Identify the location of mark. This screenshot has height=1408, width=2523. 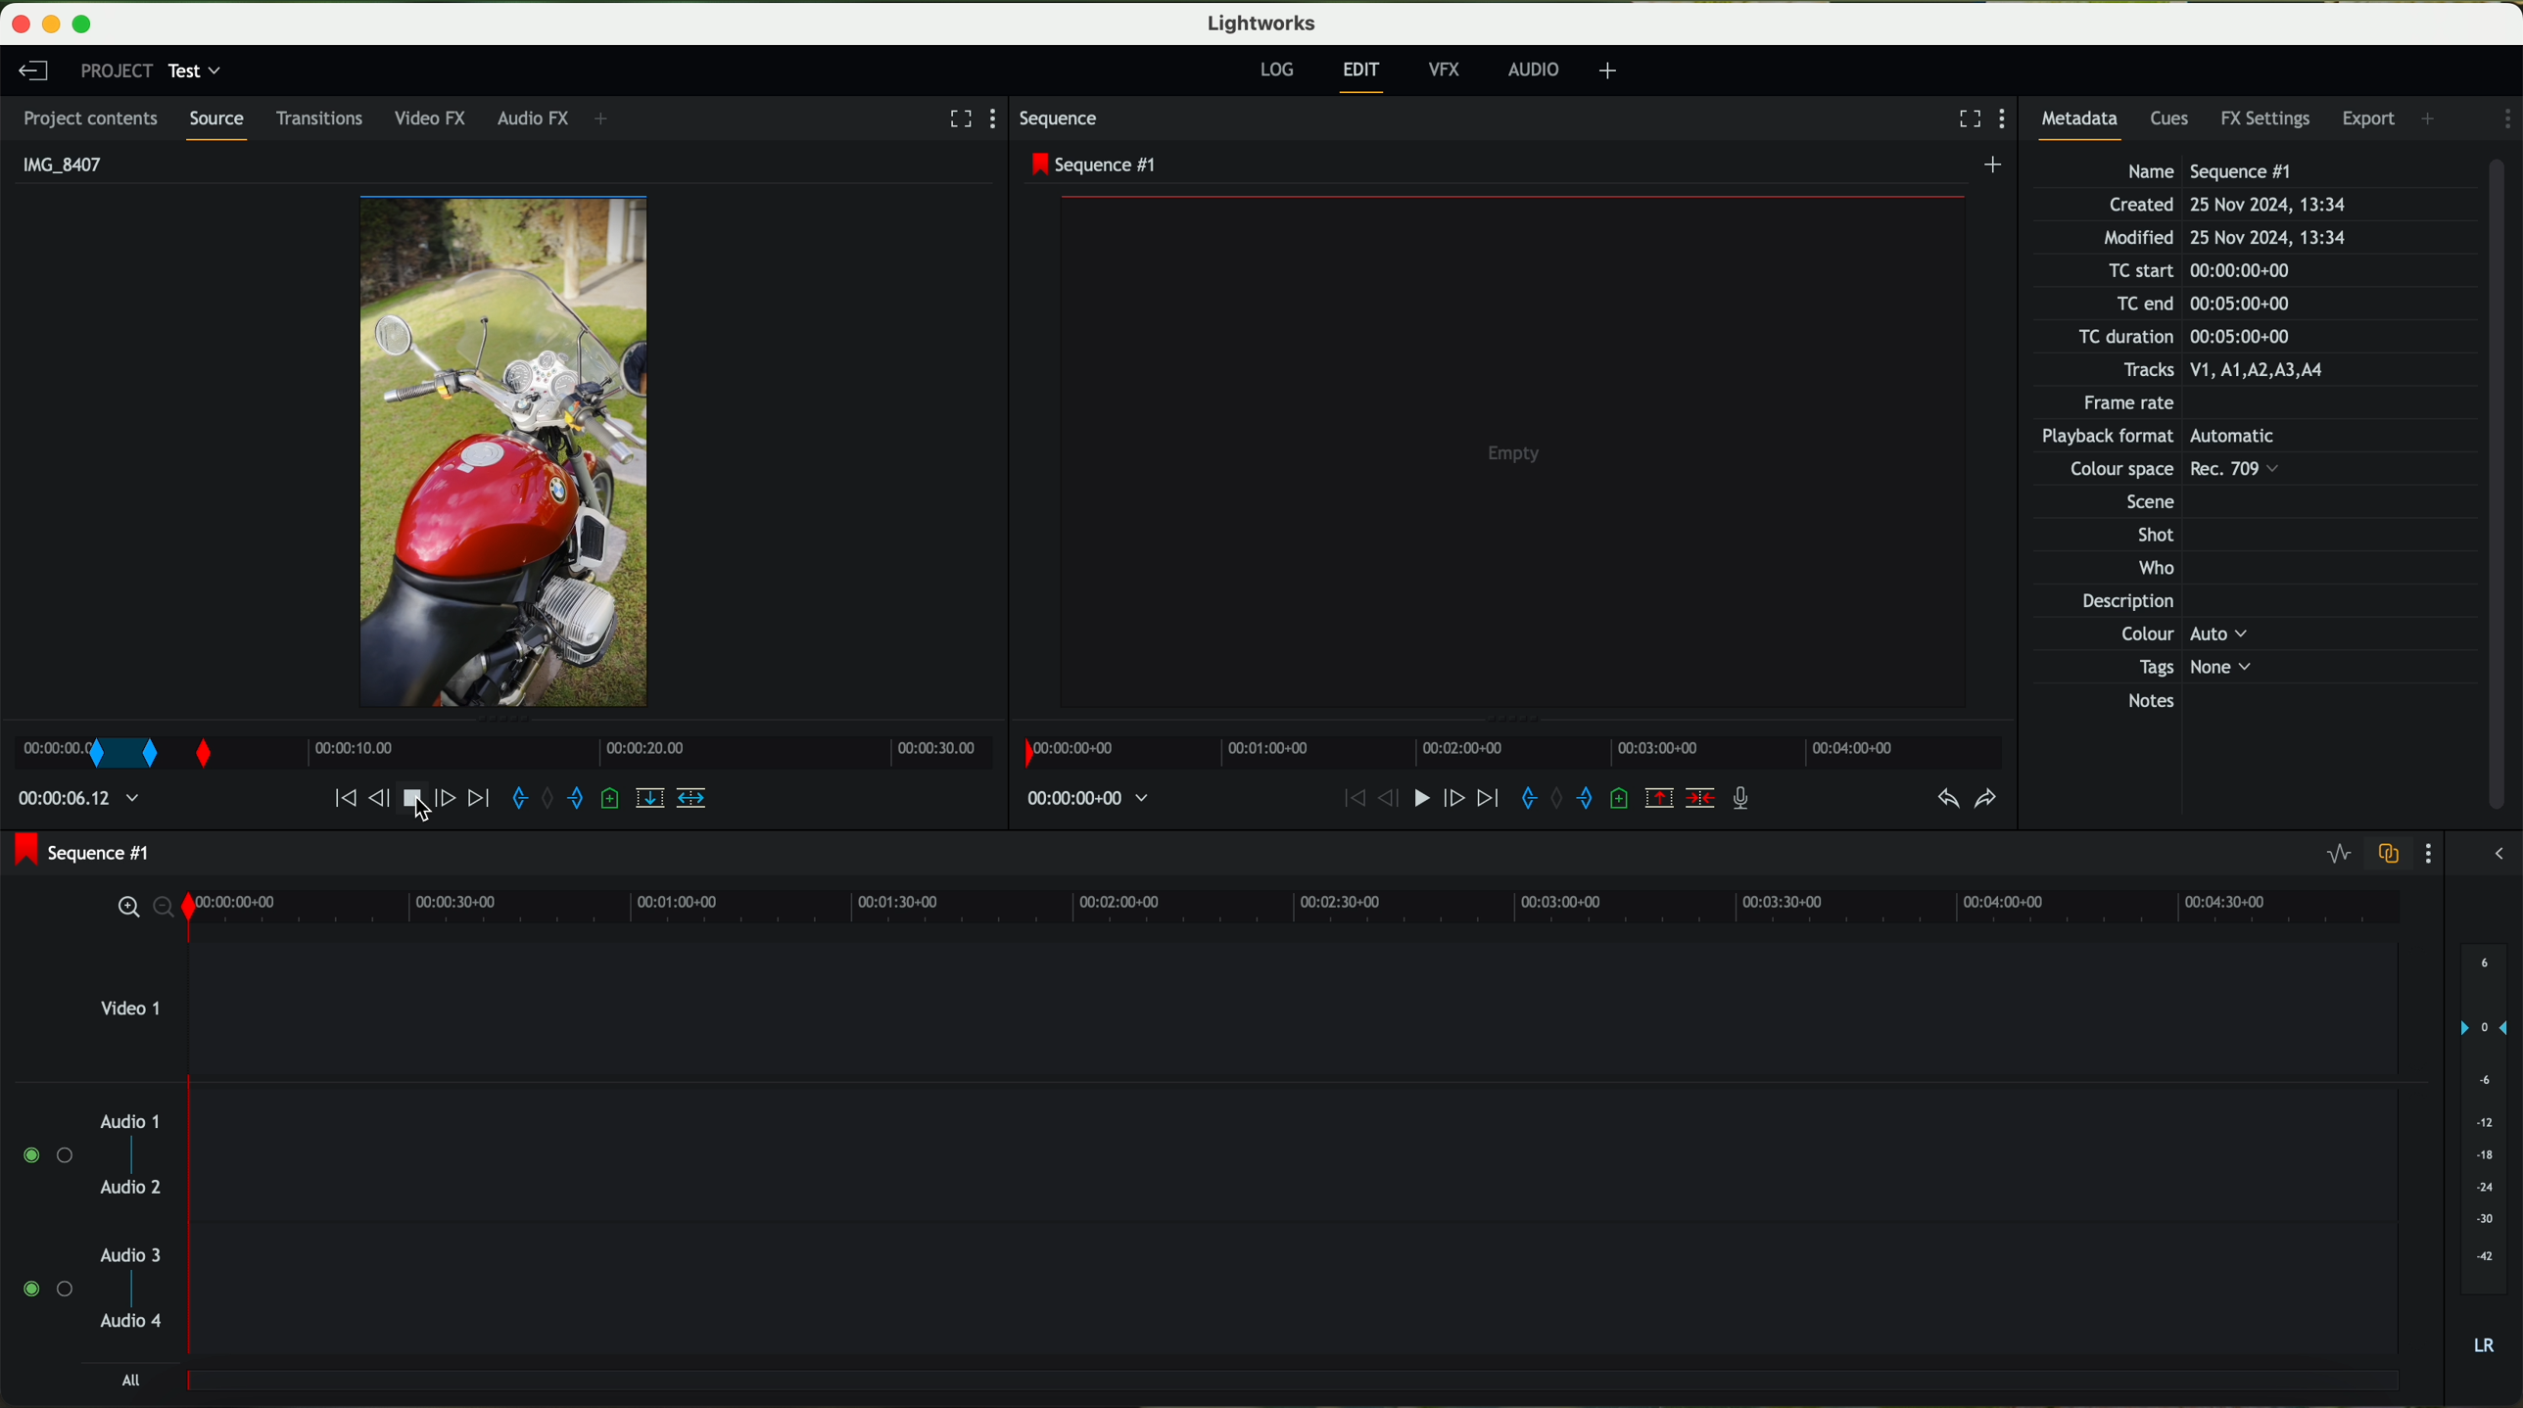
(52, 754).